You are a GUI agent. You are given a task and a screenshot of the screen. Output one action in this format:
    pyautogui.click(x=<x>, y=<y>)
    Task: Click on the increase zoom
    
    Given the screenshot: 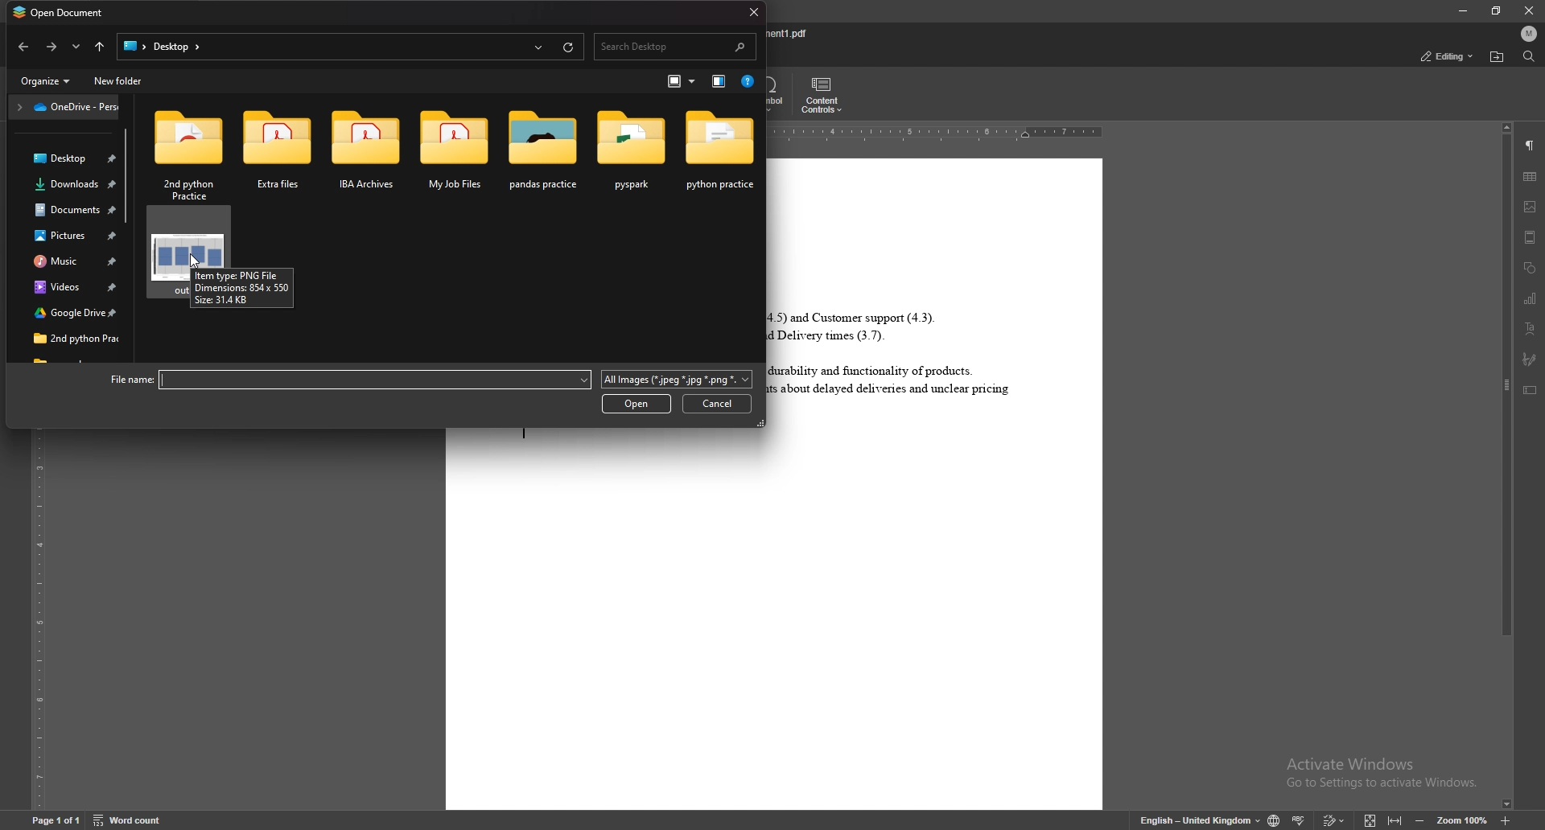 What is the action you would take?
    pyautogui.click(x=1503, y=820)
    